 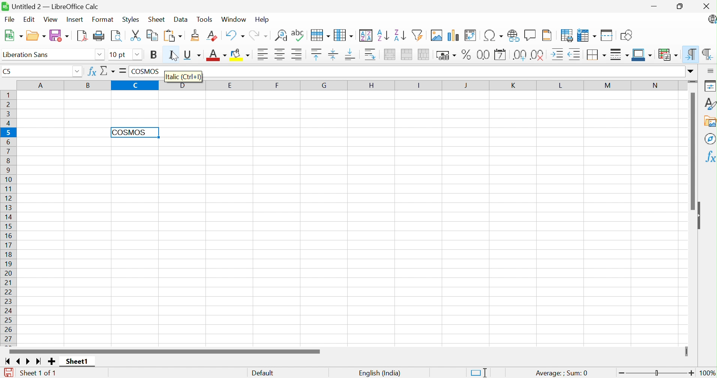 I want to click on Slider, so click(x=693, y=81).